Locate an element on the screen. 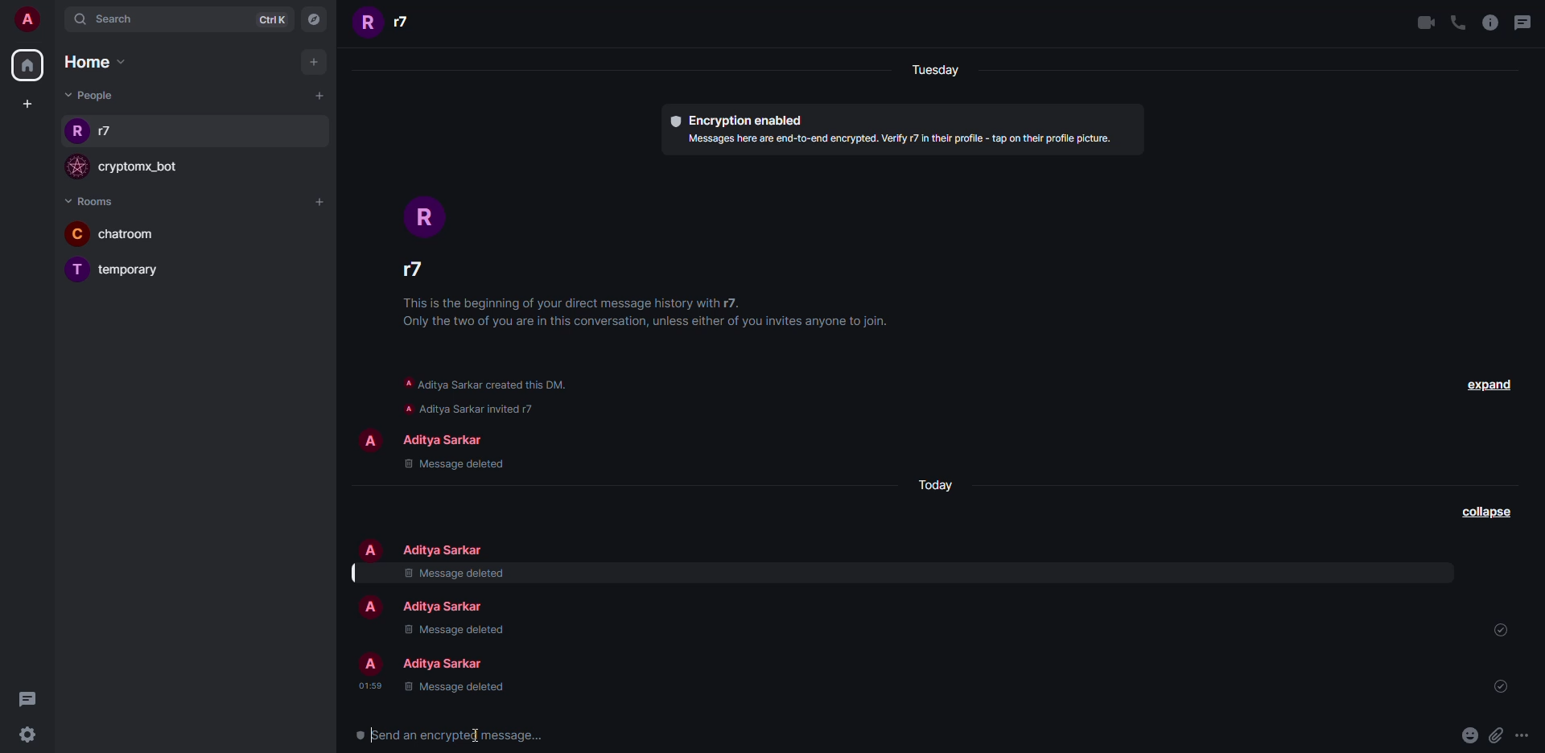  add is located at coordinates (313, 62).